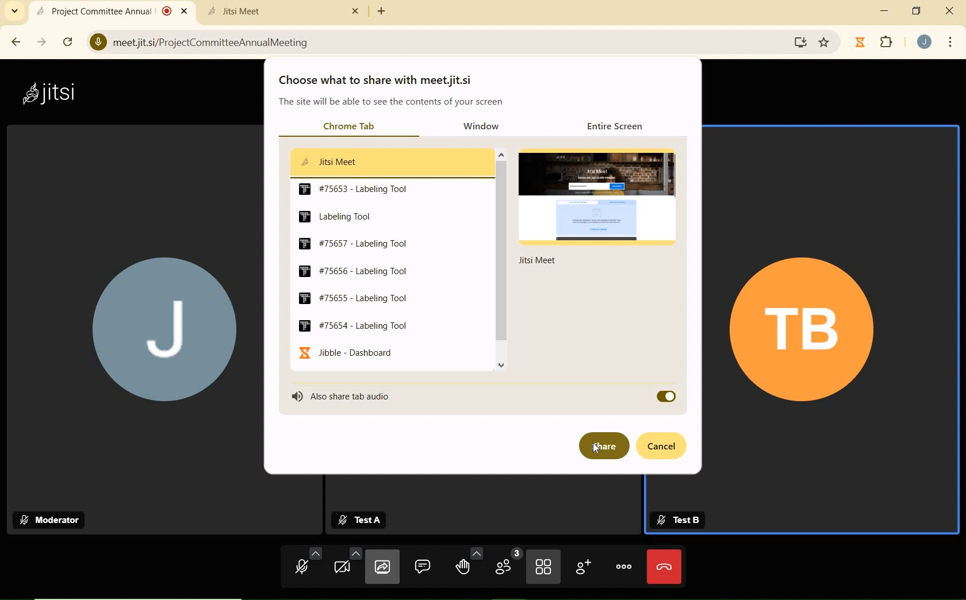 The height and width of the screenshot is (600, 966). I want to click on scrollbar, so click(501, 259).